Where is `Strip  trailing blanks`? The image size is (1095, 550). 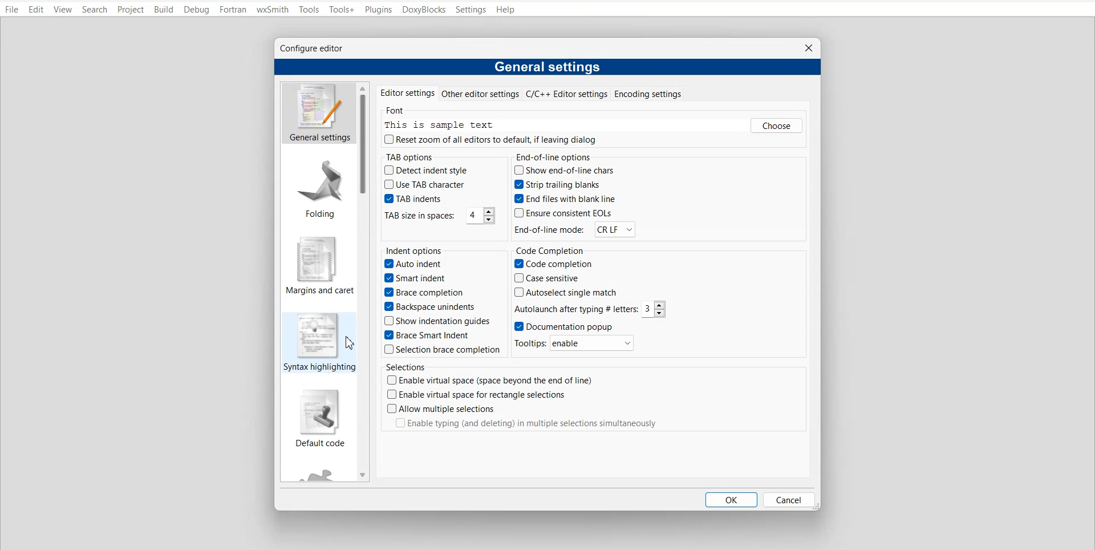
Strip  trailing blanks is located at coordinates (557, 185).